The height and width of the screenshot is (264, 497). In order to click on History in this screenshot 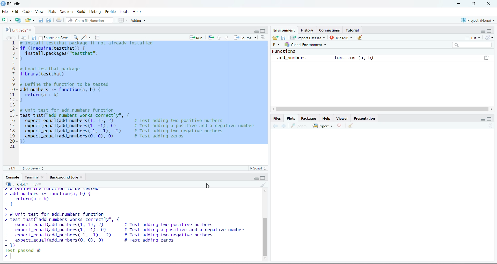, I will do `click(306, 30)`.